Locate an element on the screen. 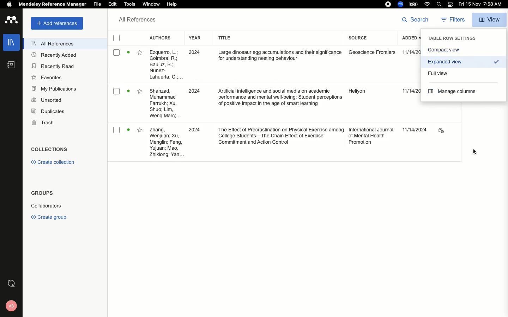 This screenshot has height=317, width=508. checkbox is located at coordinates (116, 38).